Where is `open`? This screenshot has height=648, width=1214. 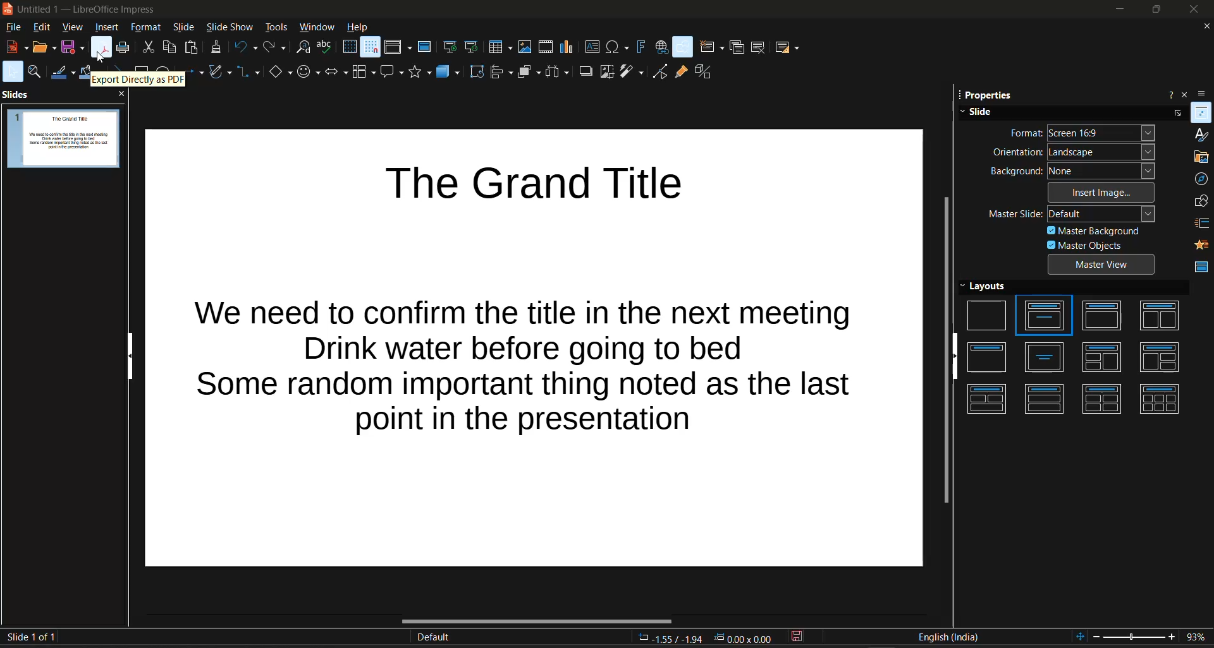 open is located at coordinates (44, 48).